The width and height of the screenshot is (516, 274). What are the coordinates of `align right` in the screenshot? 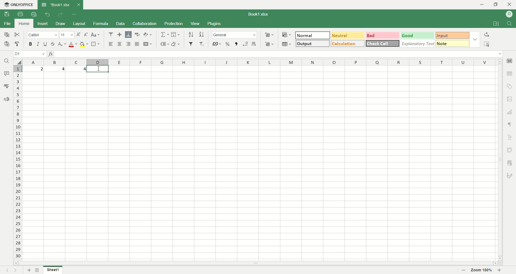 It's located at (129, 44).